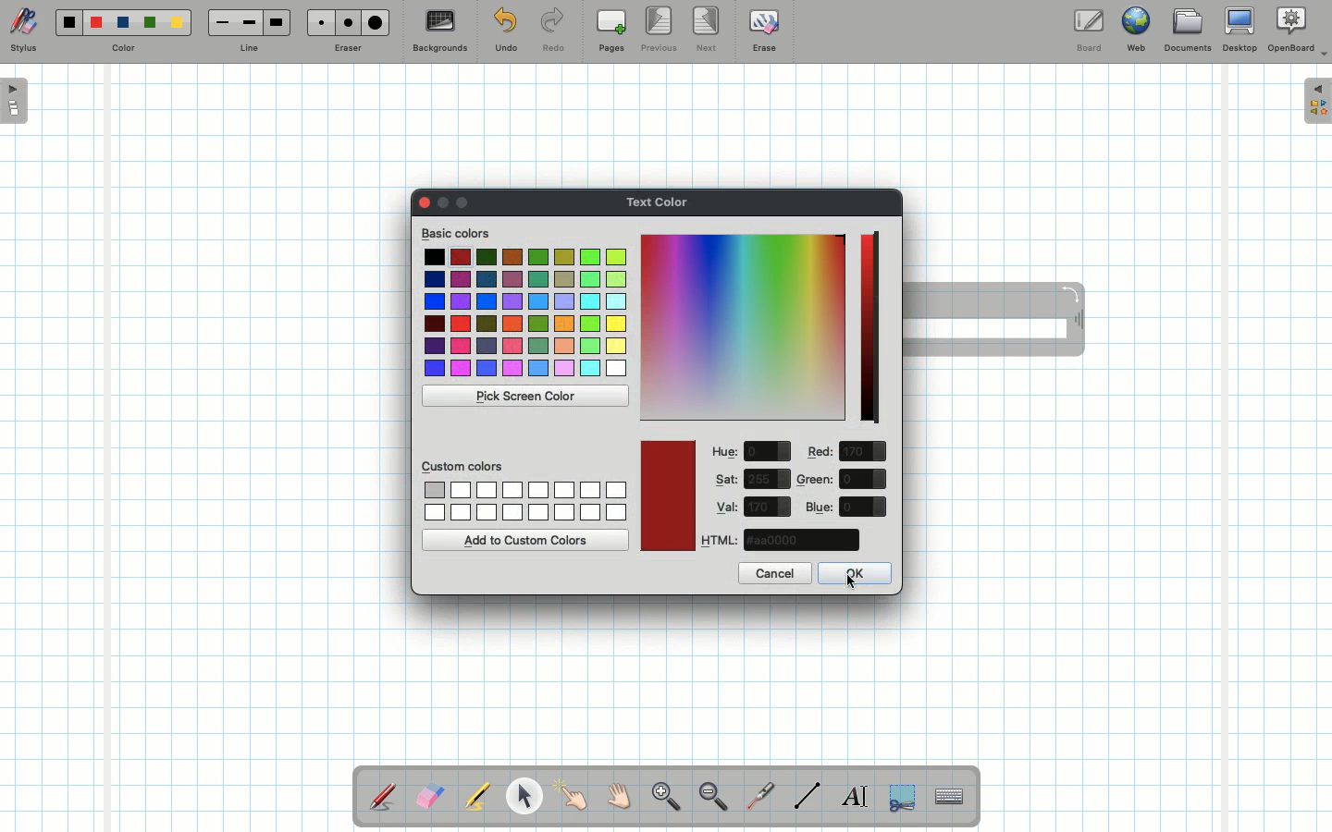 This screenshot has width=1332, height=832. What do you see at coordinates (505, 33) in the screenshot?
I see `Undo` at bounding box center [505, 33].